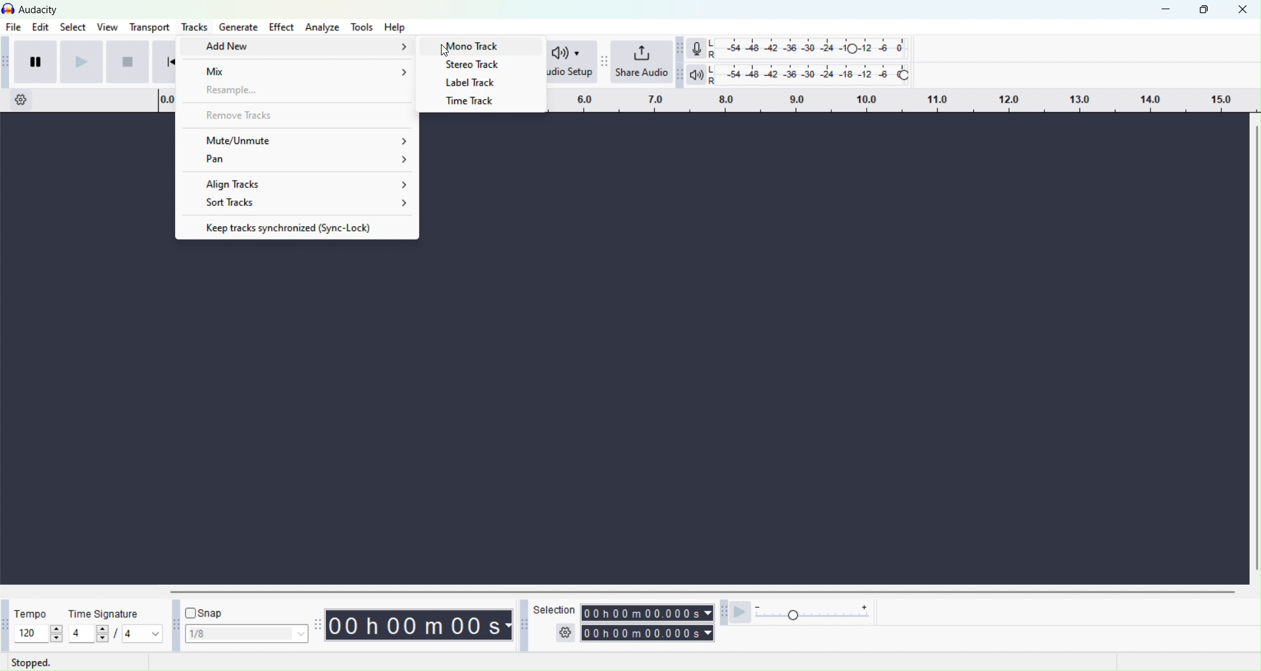  What do you see at coordinates (103, 614) in the screenshot?
I see `Time signature` at bounding box center [103, 614].